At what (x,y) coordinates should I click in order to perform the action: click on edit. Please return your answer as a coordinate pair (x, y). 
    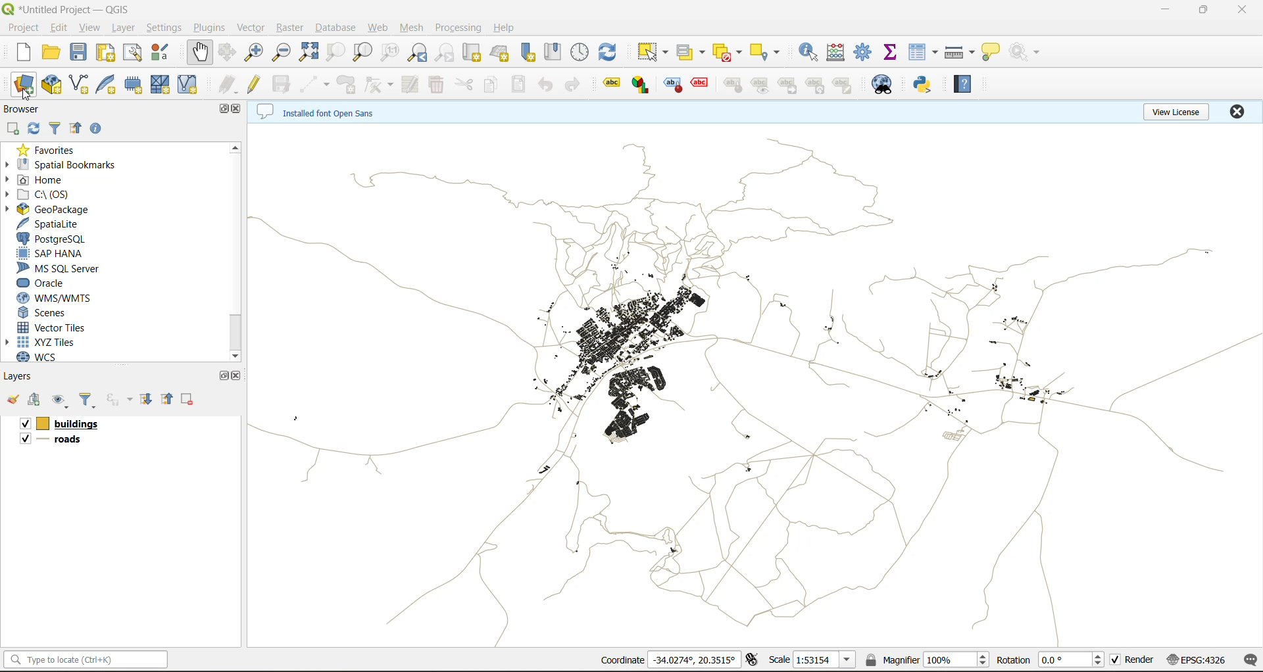
    Looking at the image, I should click on (59, 30).